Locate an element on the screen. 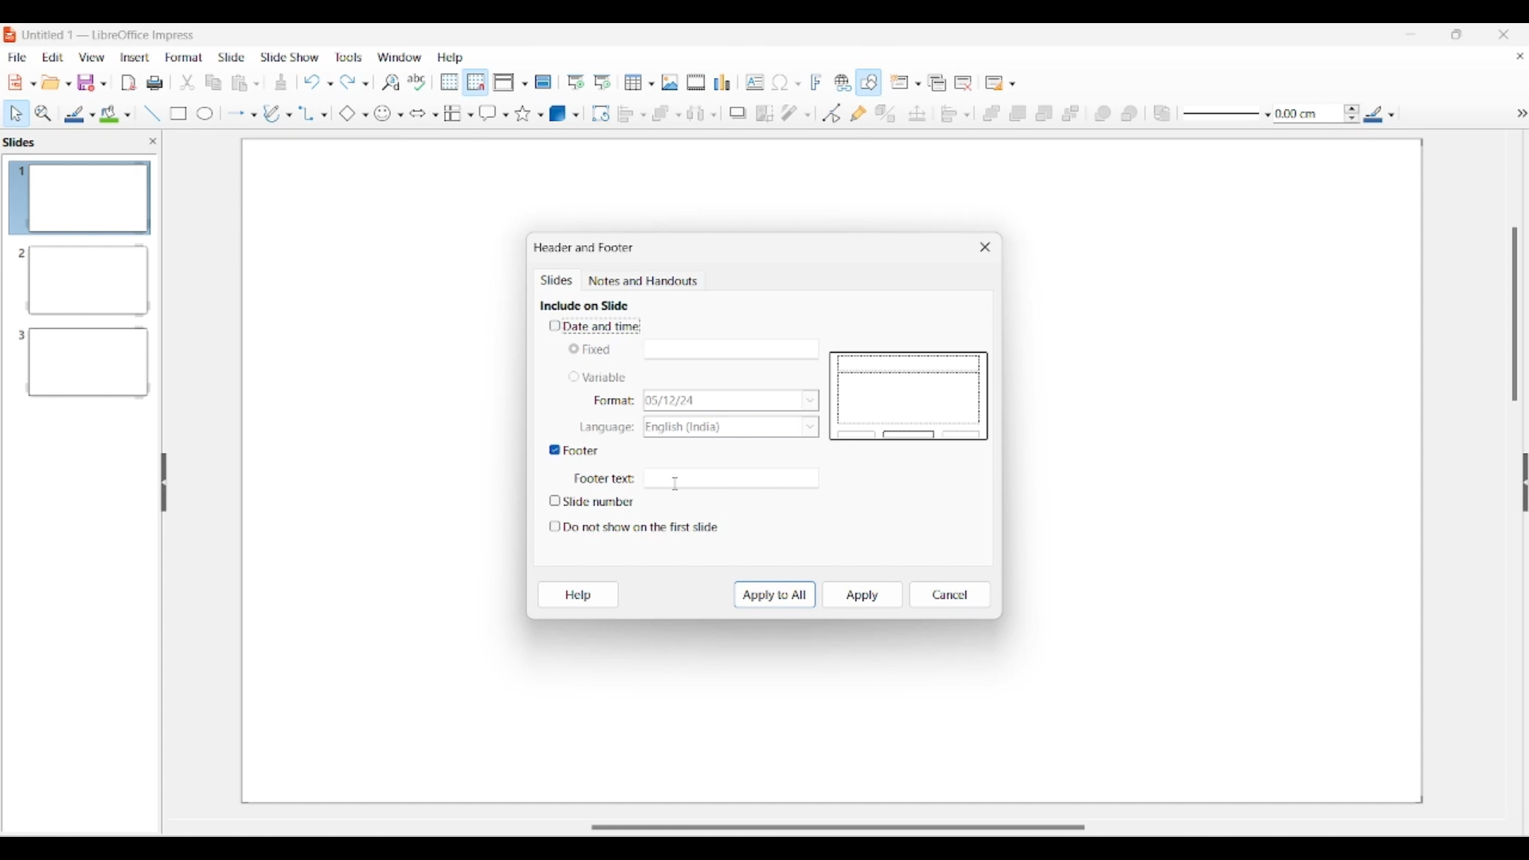 This screenshot has height=860, width=1529. Input line thickness is located at coordinates (1308, 114).